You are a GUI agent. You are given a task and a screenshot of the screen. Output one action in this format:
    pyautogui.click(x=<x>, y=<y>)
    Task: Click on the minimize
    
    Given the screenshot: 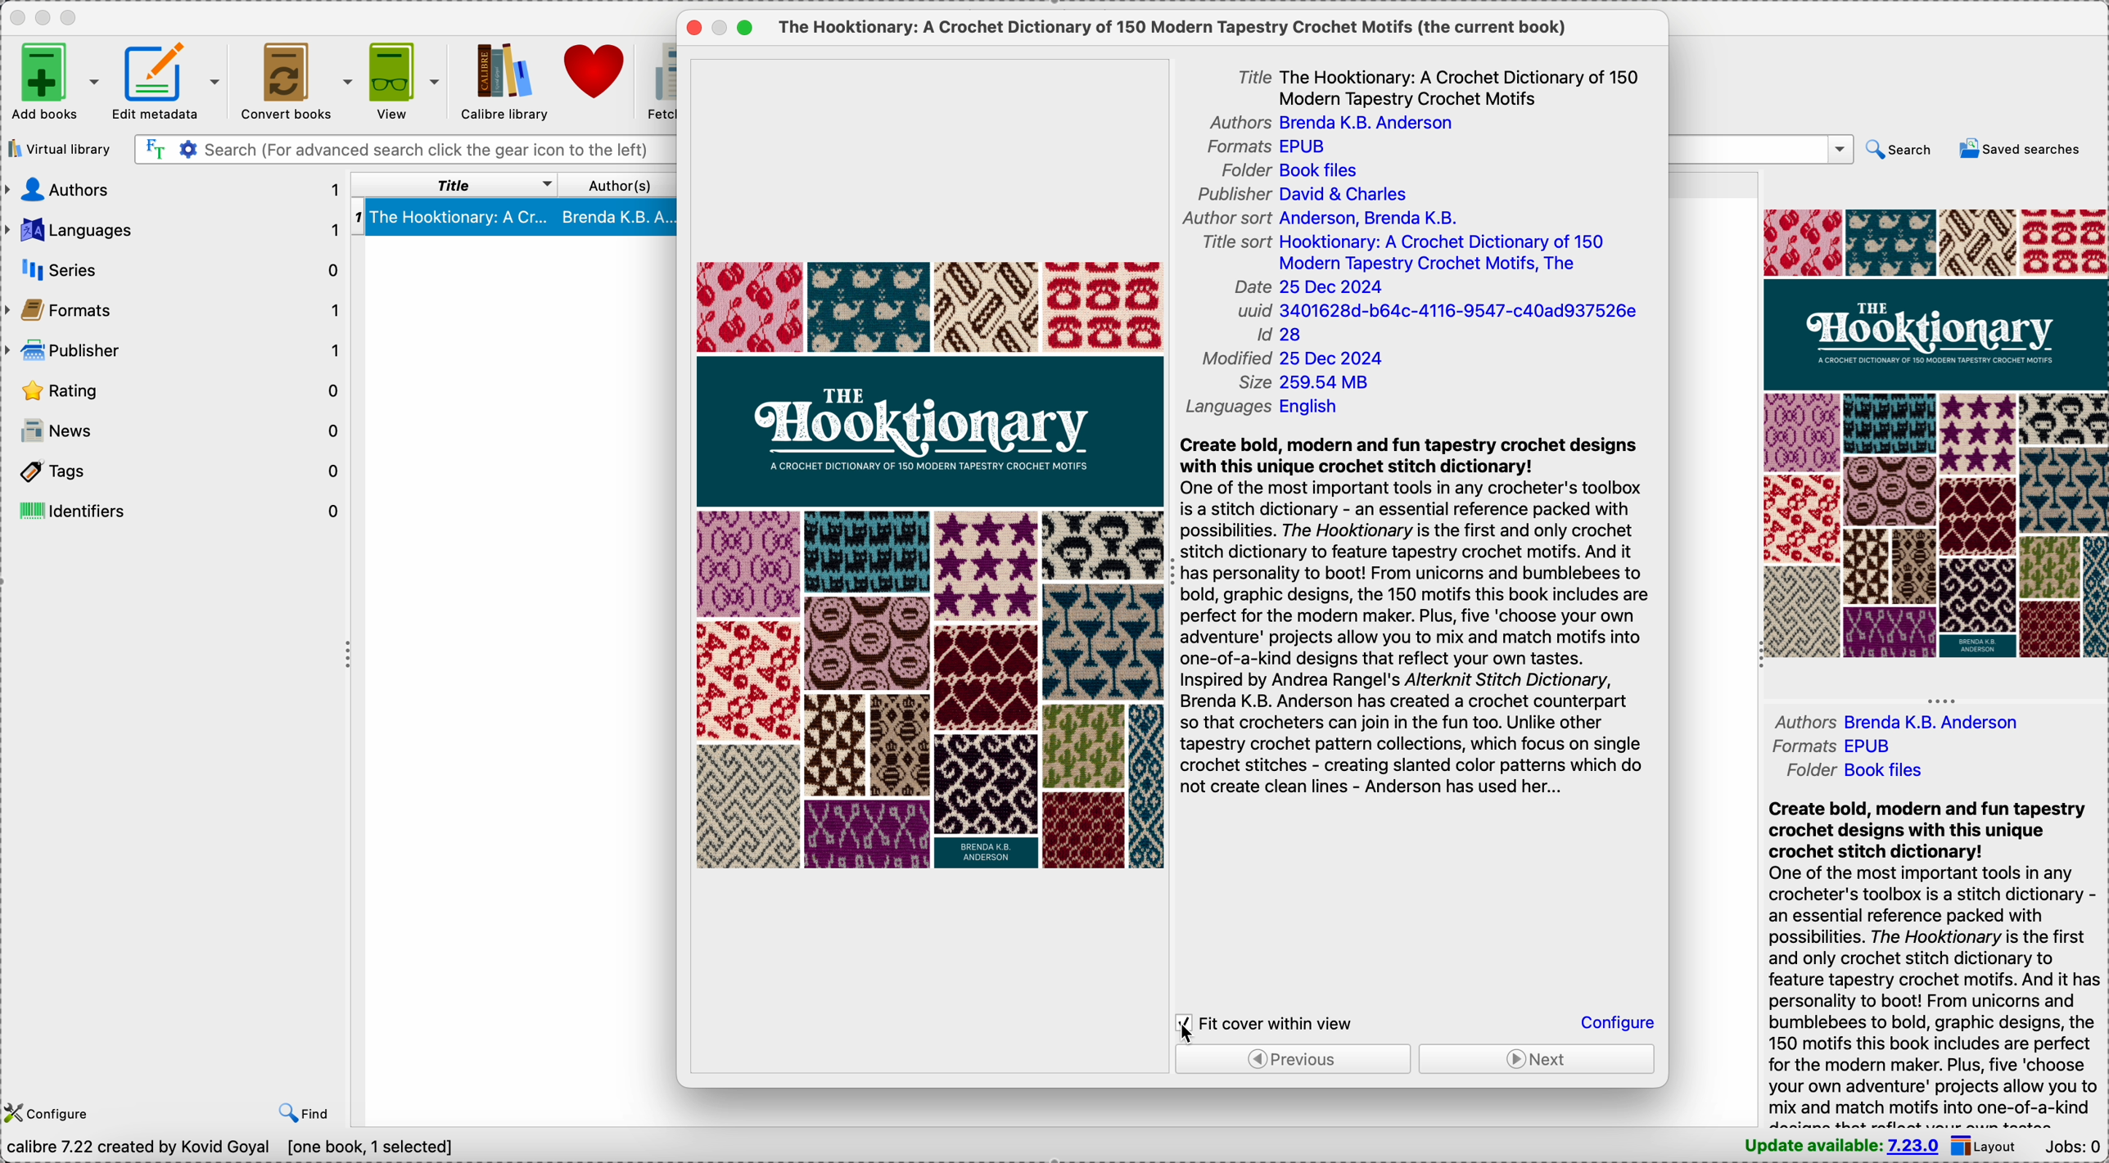 What is the action you would take?
    pyautogui.click(x=47, y=17)
    